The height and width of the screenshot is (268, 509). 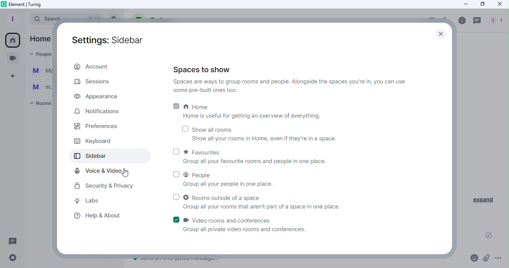 I want to click on Sidebar, so click(x=105, y=157).